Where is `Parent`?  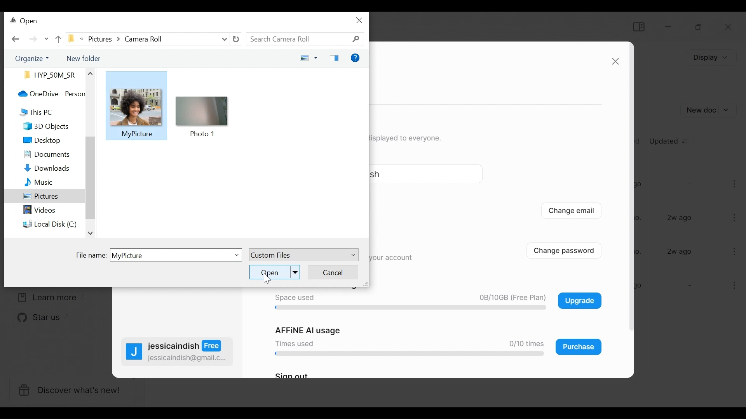
Parent is located at coordinates (58, 38).